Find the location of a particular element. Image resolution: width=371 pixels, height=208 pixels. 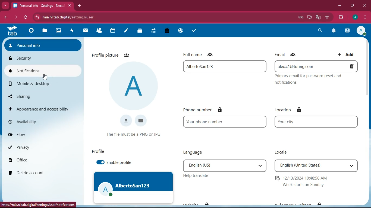

notifications is located at coordinates (43, 71).